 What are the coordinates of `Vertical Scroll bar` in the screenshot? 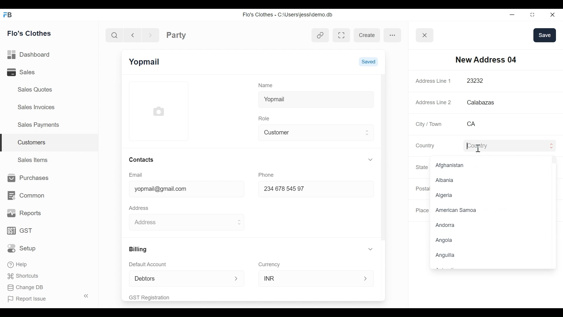 It's located at (383, 158).